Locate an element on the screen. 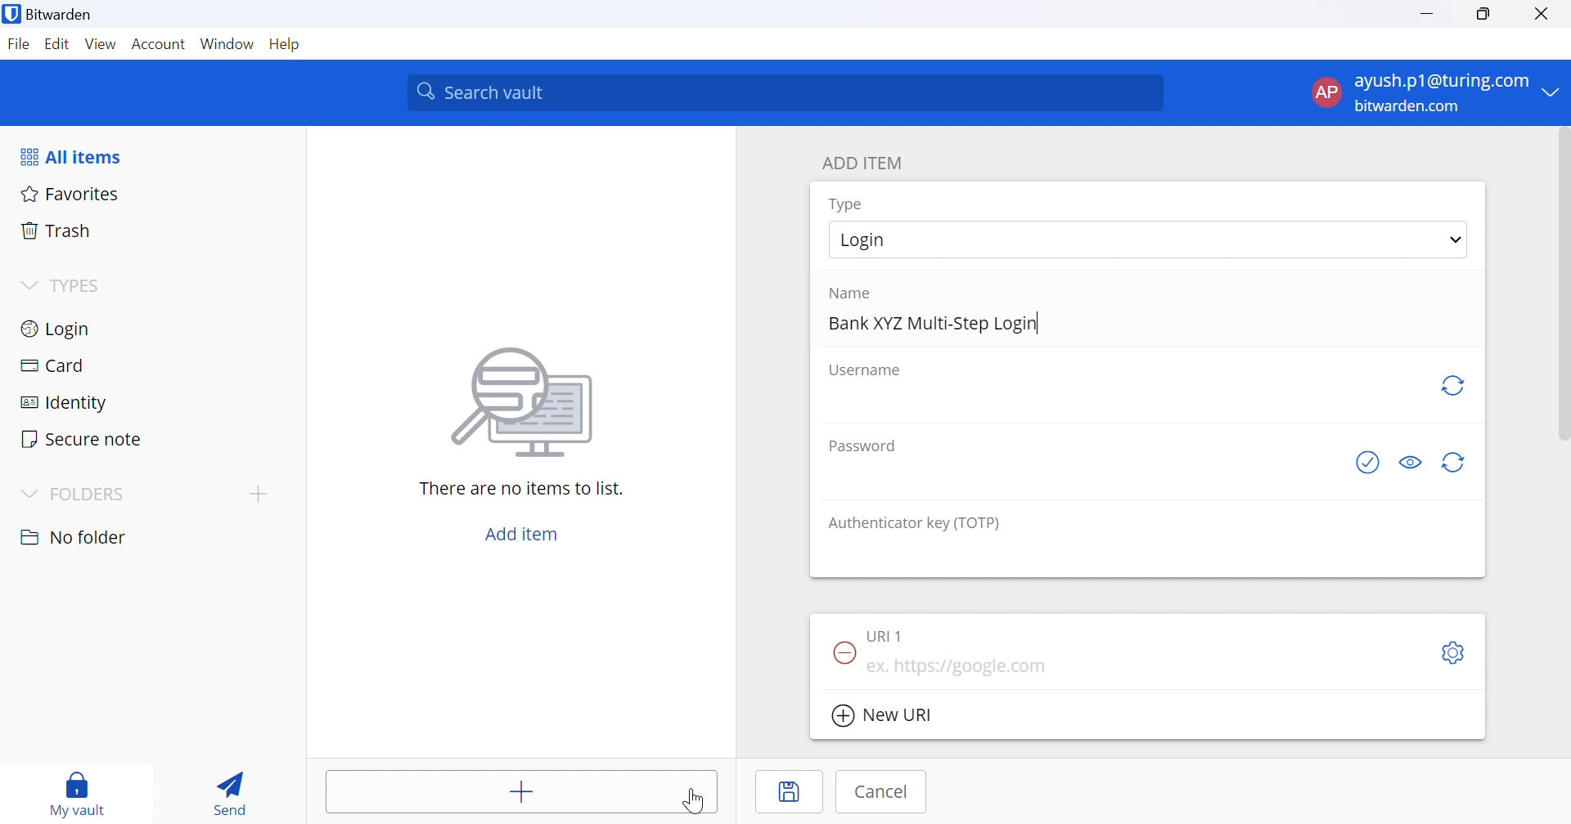 This screenshot has height=824, width=1571. Bank XYZ Multi-Step Login is located at coordinates (935, 325).